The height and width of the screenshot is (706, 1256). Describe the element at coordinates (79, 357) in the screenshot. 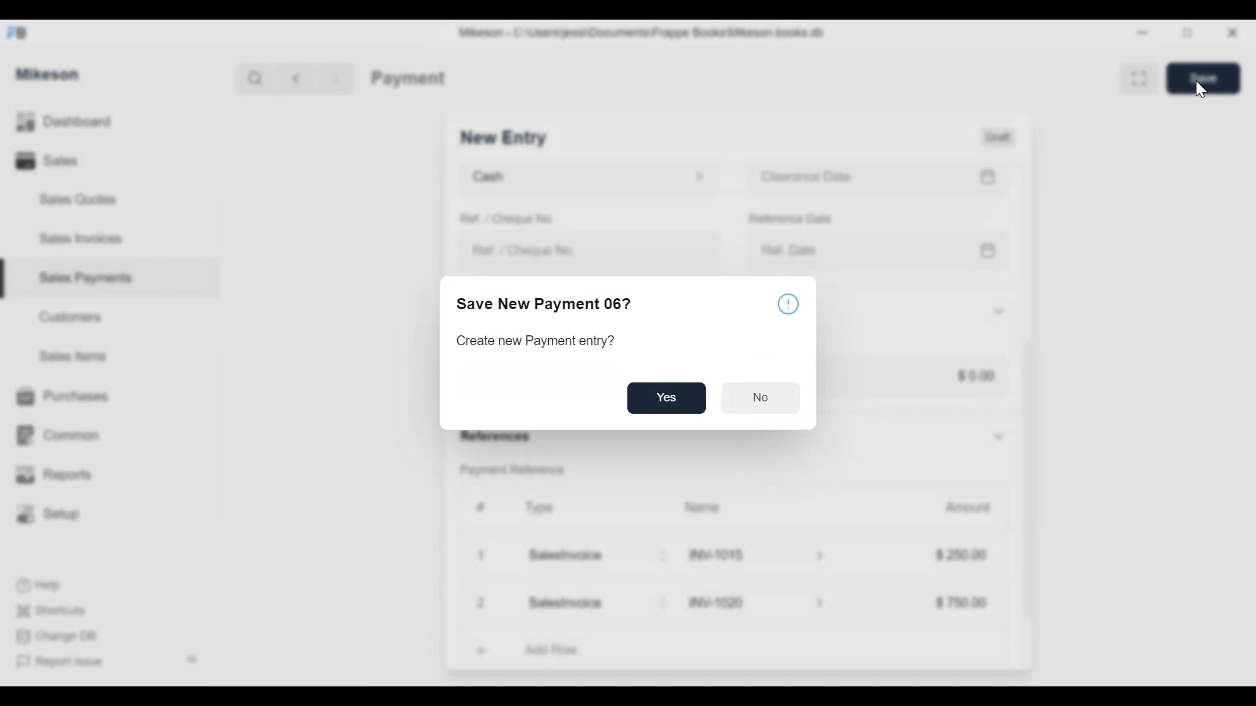

I see `Sales Items` at that location.